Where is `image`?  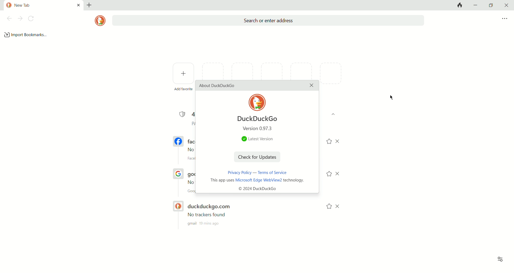 image is located at coordinates (258, 102).